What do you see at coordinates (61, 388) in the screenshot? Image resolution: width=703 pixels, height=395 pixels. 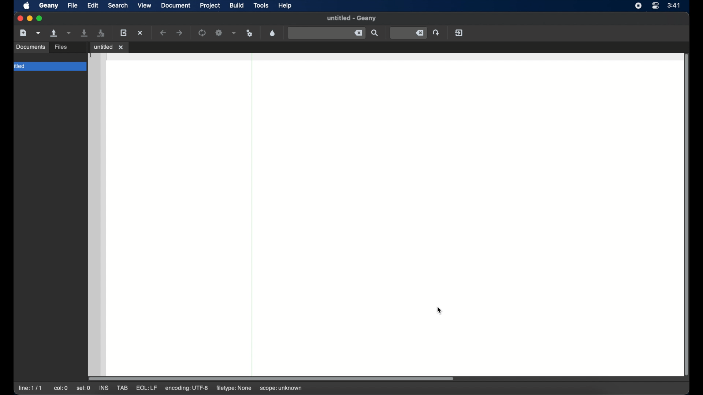 I see `col: 0` at bounding box center [61, 388].